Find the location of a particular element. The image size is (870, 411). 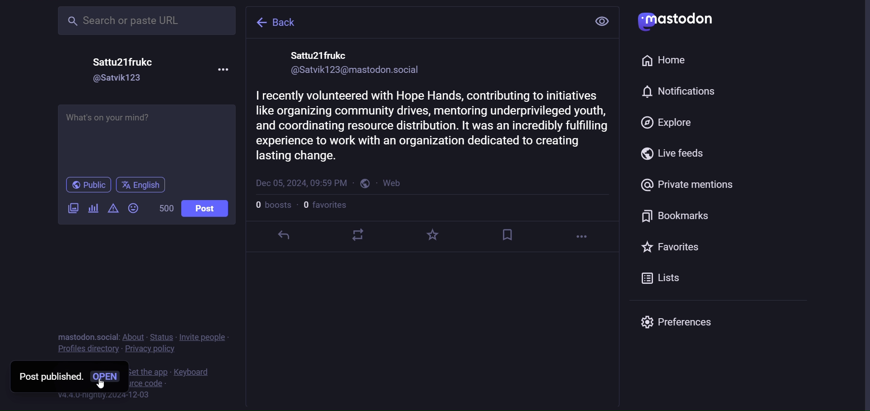

preferences is located at coordinates (680, 320).